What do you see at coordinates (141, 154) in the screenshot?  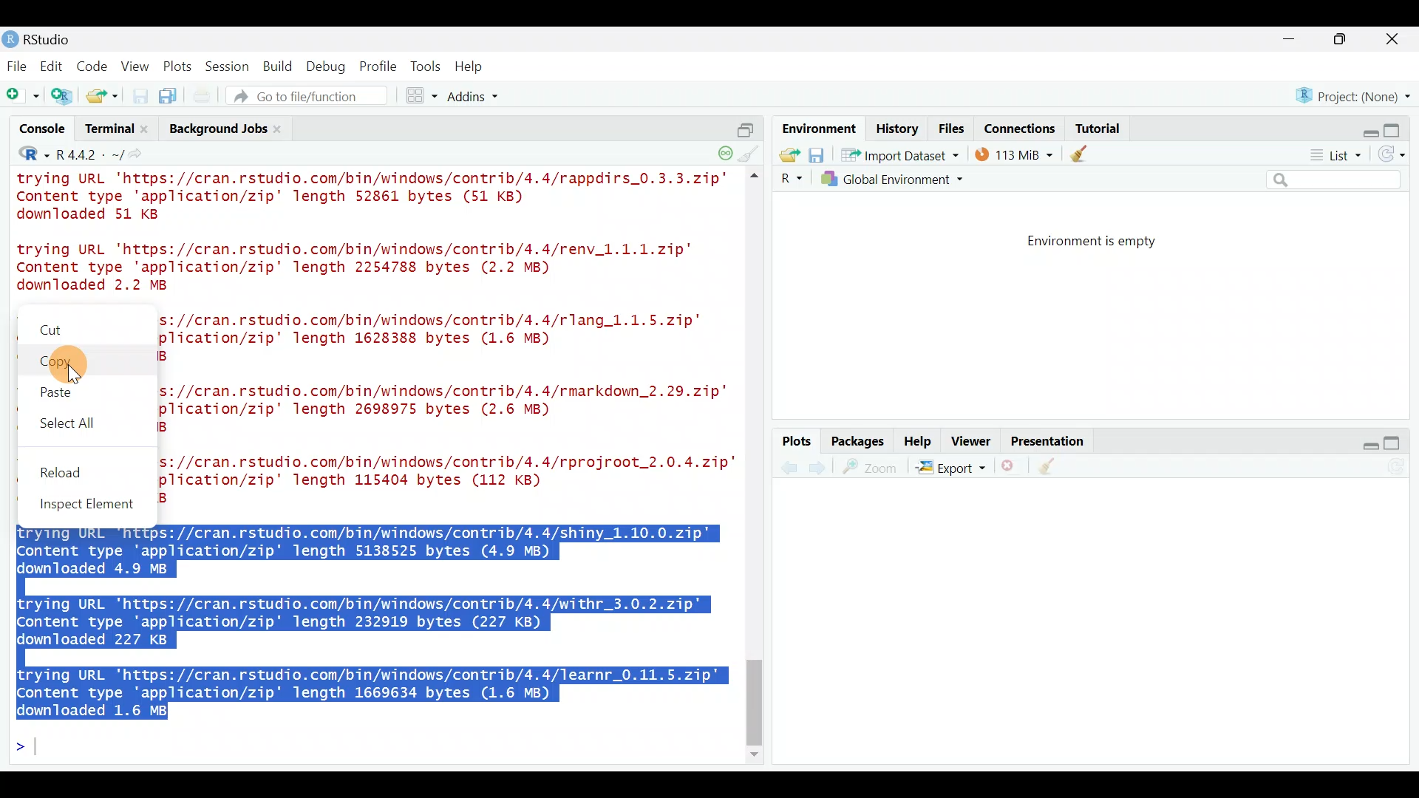 I see `view the current working directory` at bounding box center [141, 154].